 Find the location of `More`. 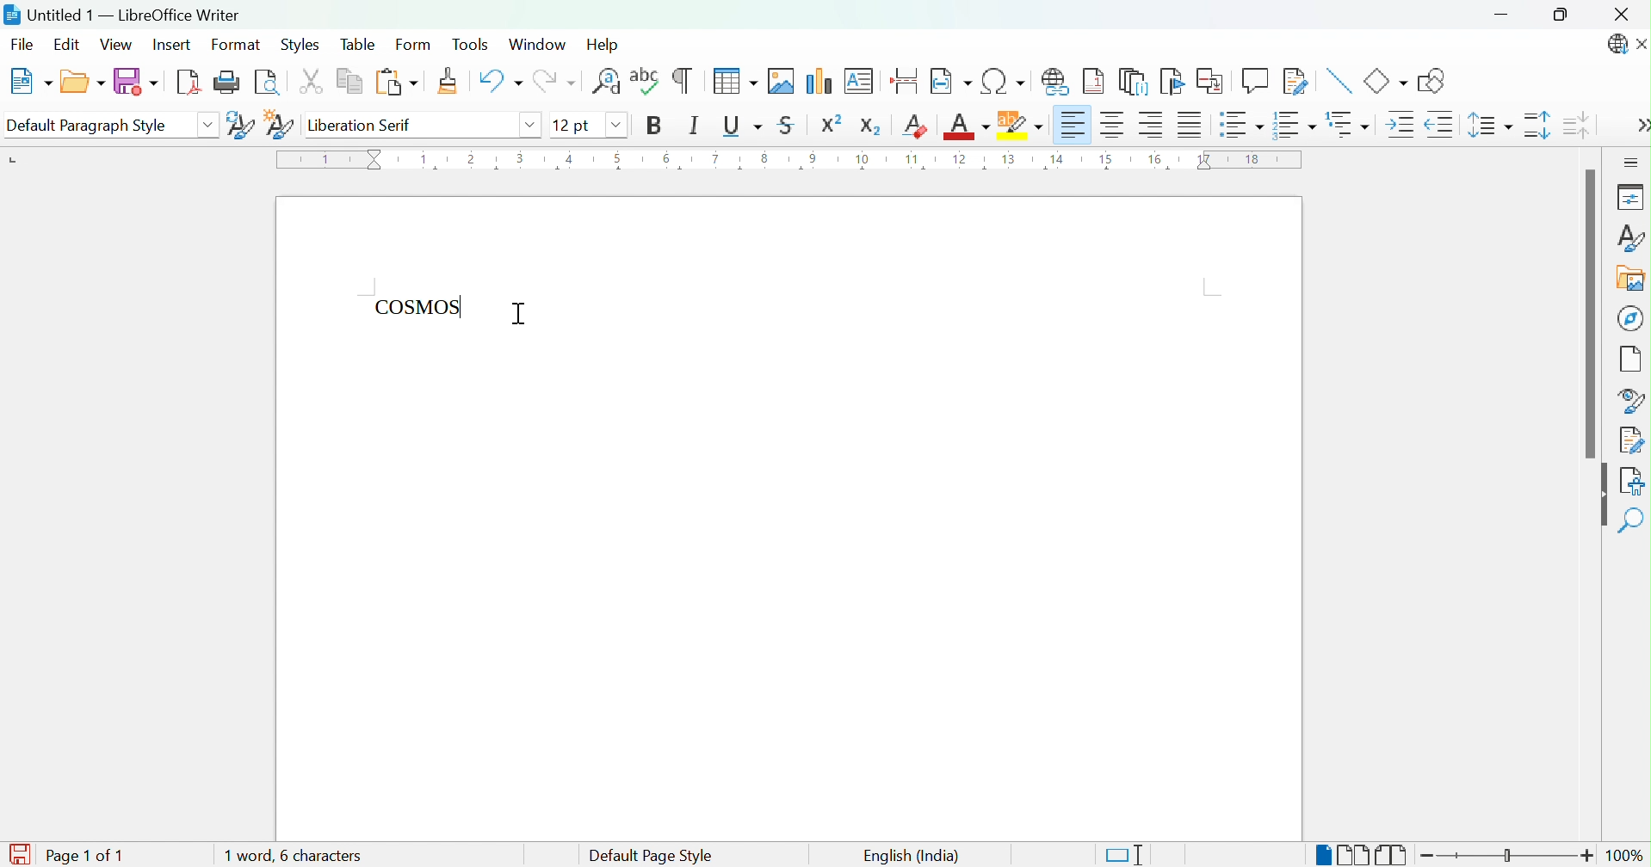

More is located at coordinates (1641, 127).